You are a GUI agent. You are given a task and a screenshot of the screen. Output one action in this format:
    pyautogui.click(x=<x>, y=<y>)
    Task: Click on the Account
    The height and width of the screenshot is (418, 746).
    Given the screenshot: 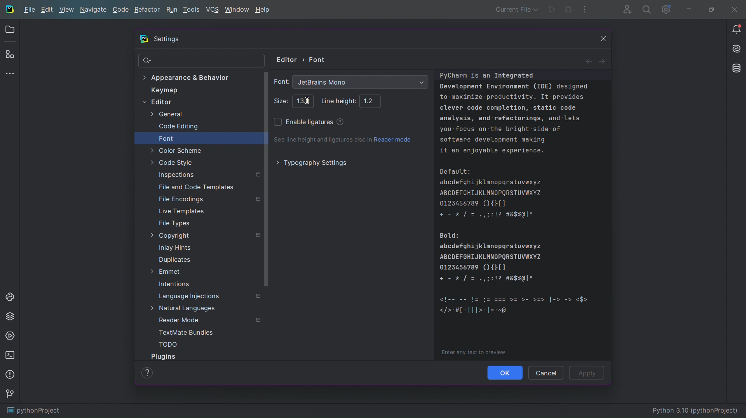 What is the action you would take?
    pyautogui.click(x=626, y=9)
    